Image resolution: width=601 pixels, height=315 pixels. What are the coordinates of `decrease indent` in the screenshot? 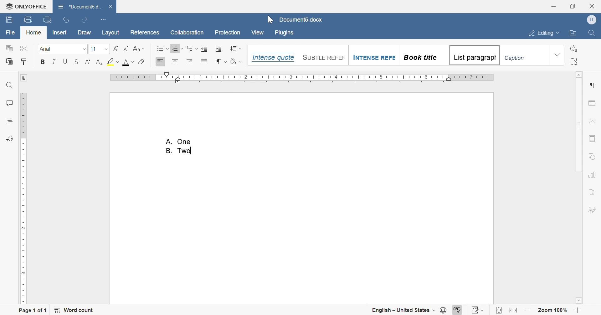 It's located at (204, 48).